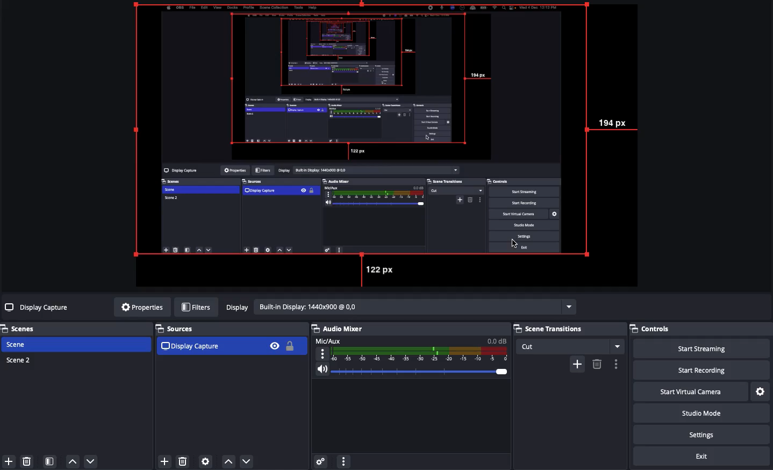  I want to click on Sources, so click(230, 340).